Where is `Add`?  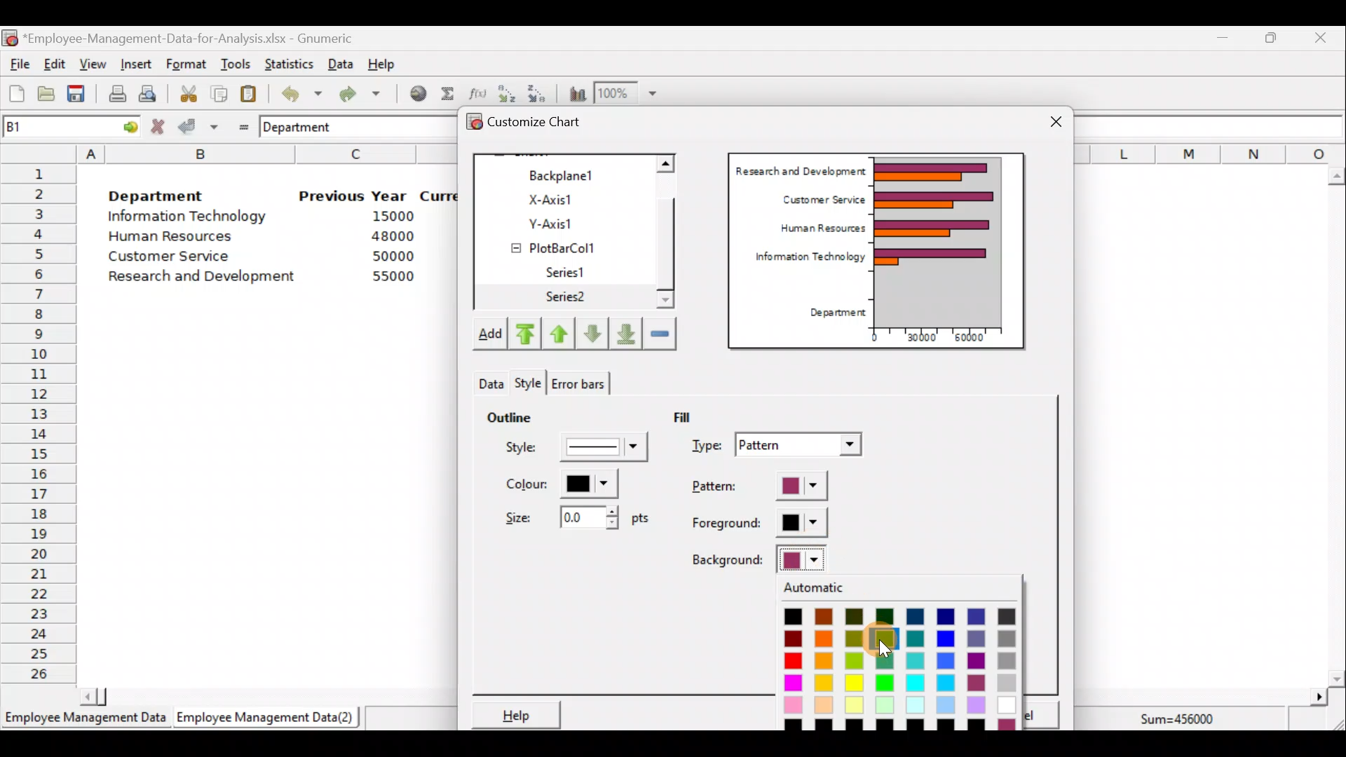
Add is located at coordinates (489, 336).